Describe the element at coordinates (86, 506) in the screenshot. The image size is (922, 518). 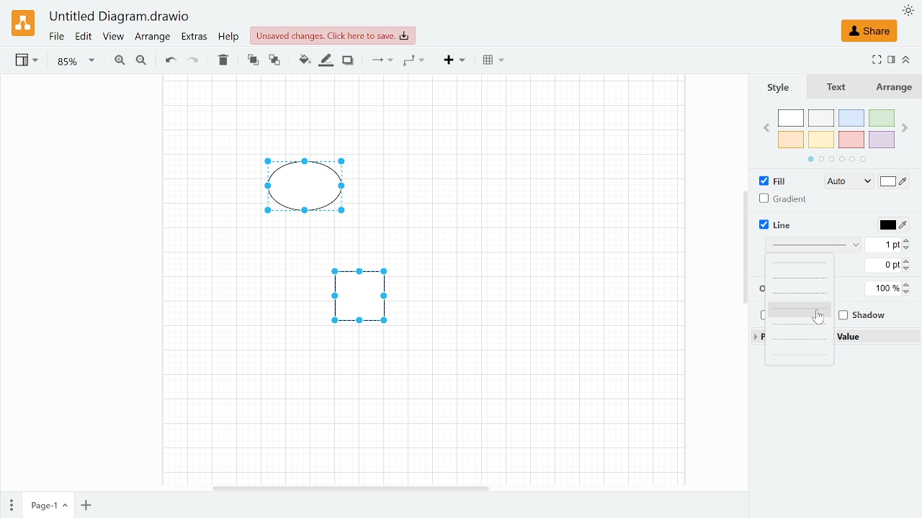
I see `Add oage` at that location.